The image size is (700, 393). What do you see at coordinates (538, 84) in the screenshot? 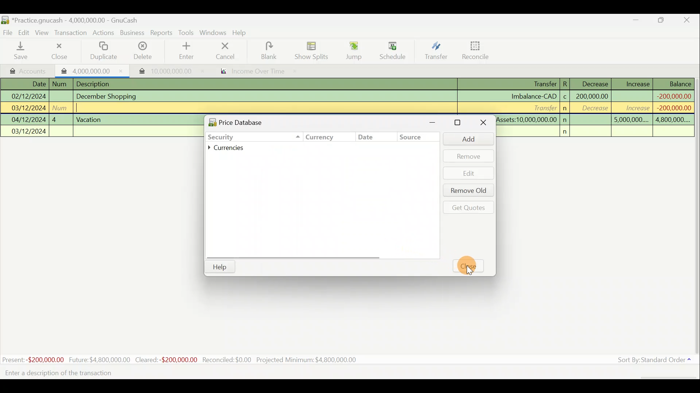
I see `Transfer` at bounding box center [538, 84].